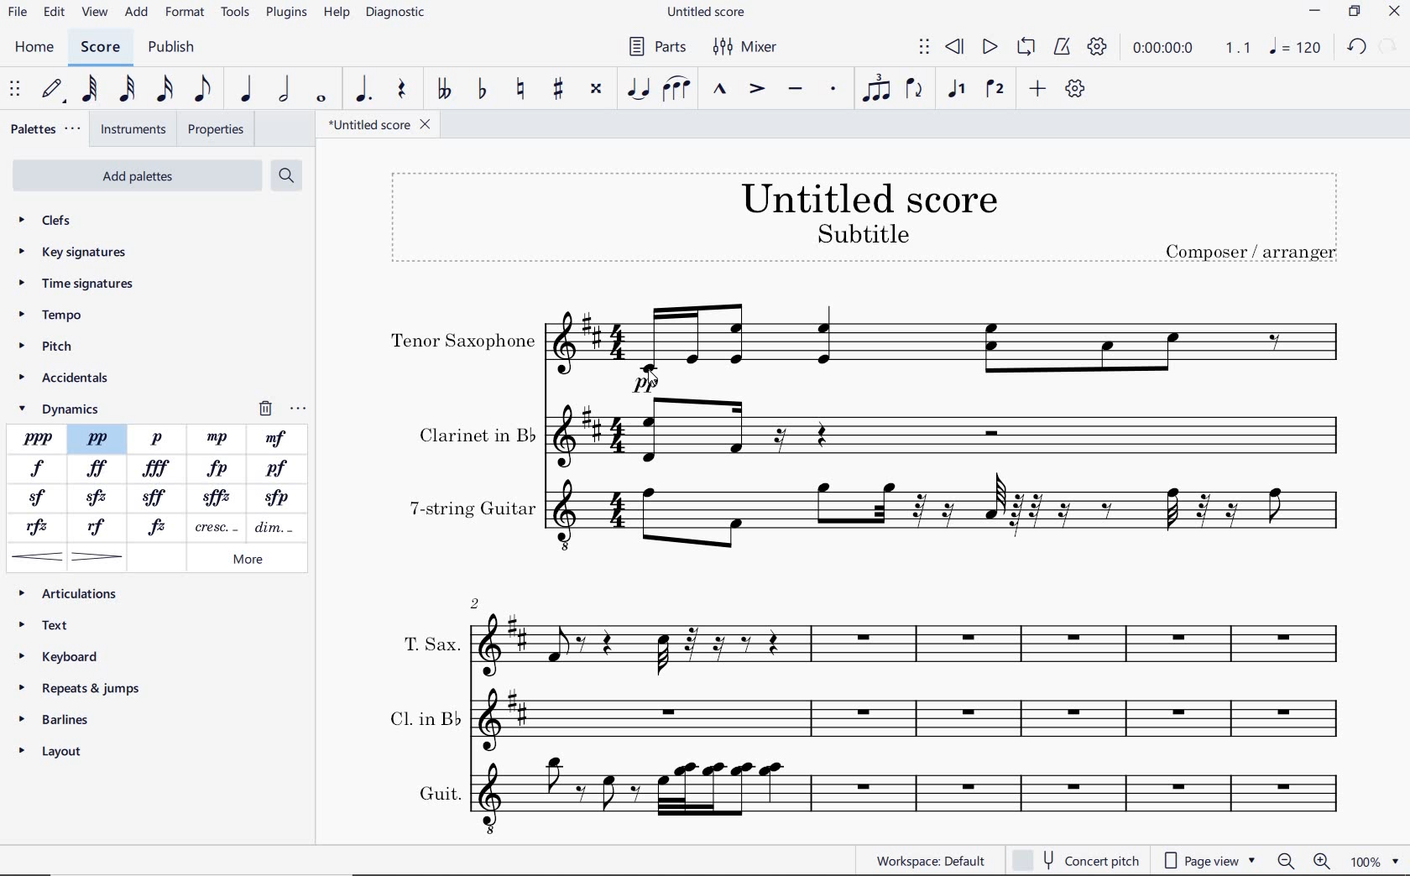 The width and height of the screenshot is (1410, 876). Describe the element at coordinates (556, 89) in the screenshot. I see `TOGGLE SHARP` at that location.